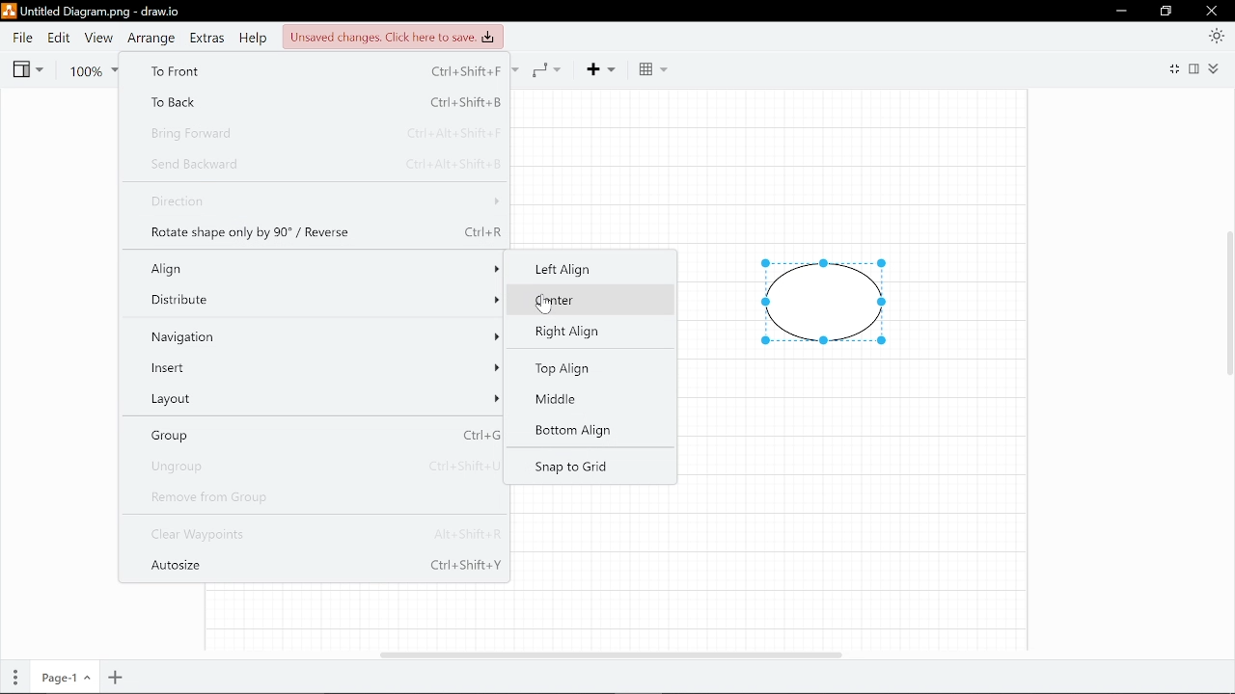  Describe the element at coordinates (571, 467) in the screenshot. I see `Snap to grid` at that location.